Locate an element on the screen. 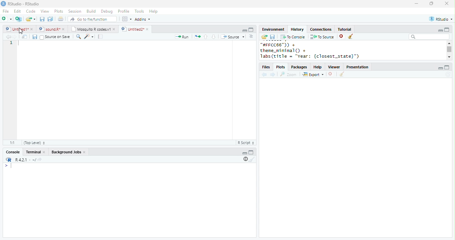  R.4.2.1 . ~ is located at coordinates (25, 159).